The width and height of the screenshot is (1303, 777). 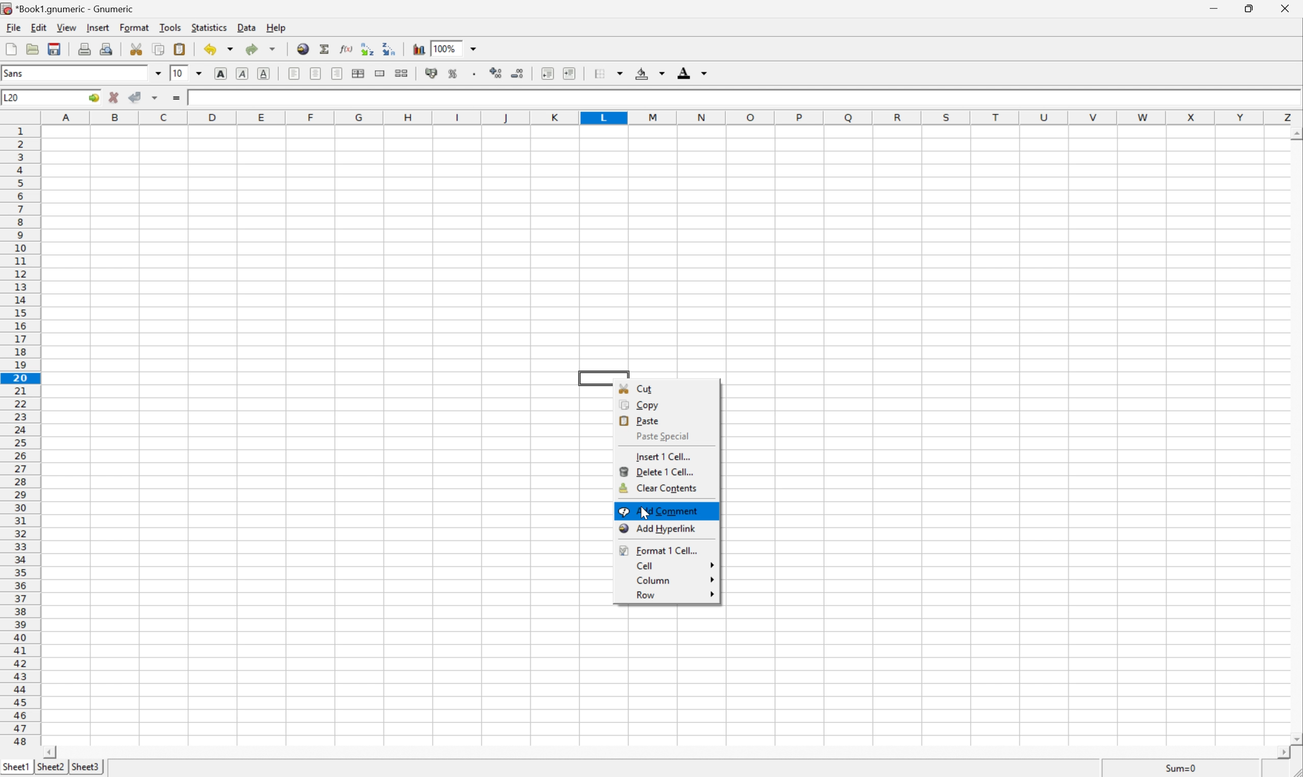 I want to click on Copy selection, so click(x=159, y=49).